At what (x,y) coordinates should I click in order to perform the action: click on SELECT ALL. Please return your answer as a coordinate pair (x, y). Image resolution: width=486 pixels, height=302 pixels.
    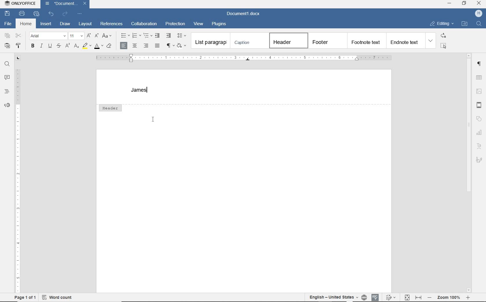
    Looking at the image, I should click on (443, 46).